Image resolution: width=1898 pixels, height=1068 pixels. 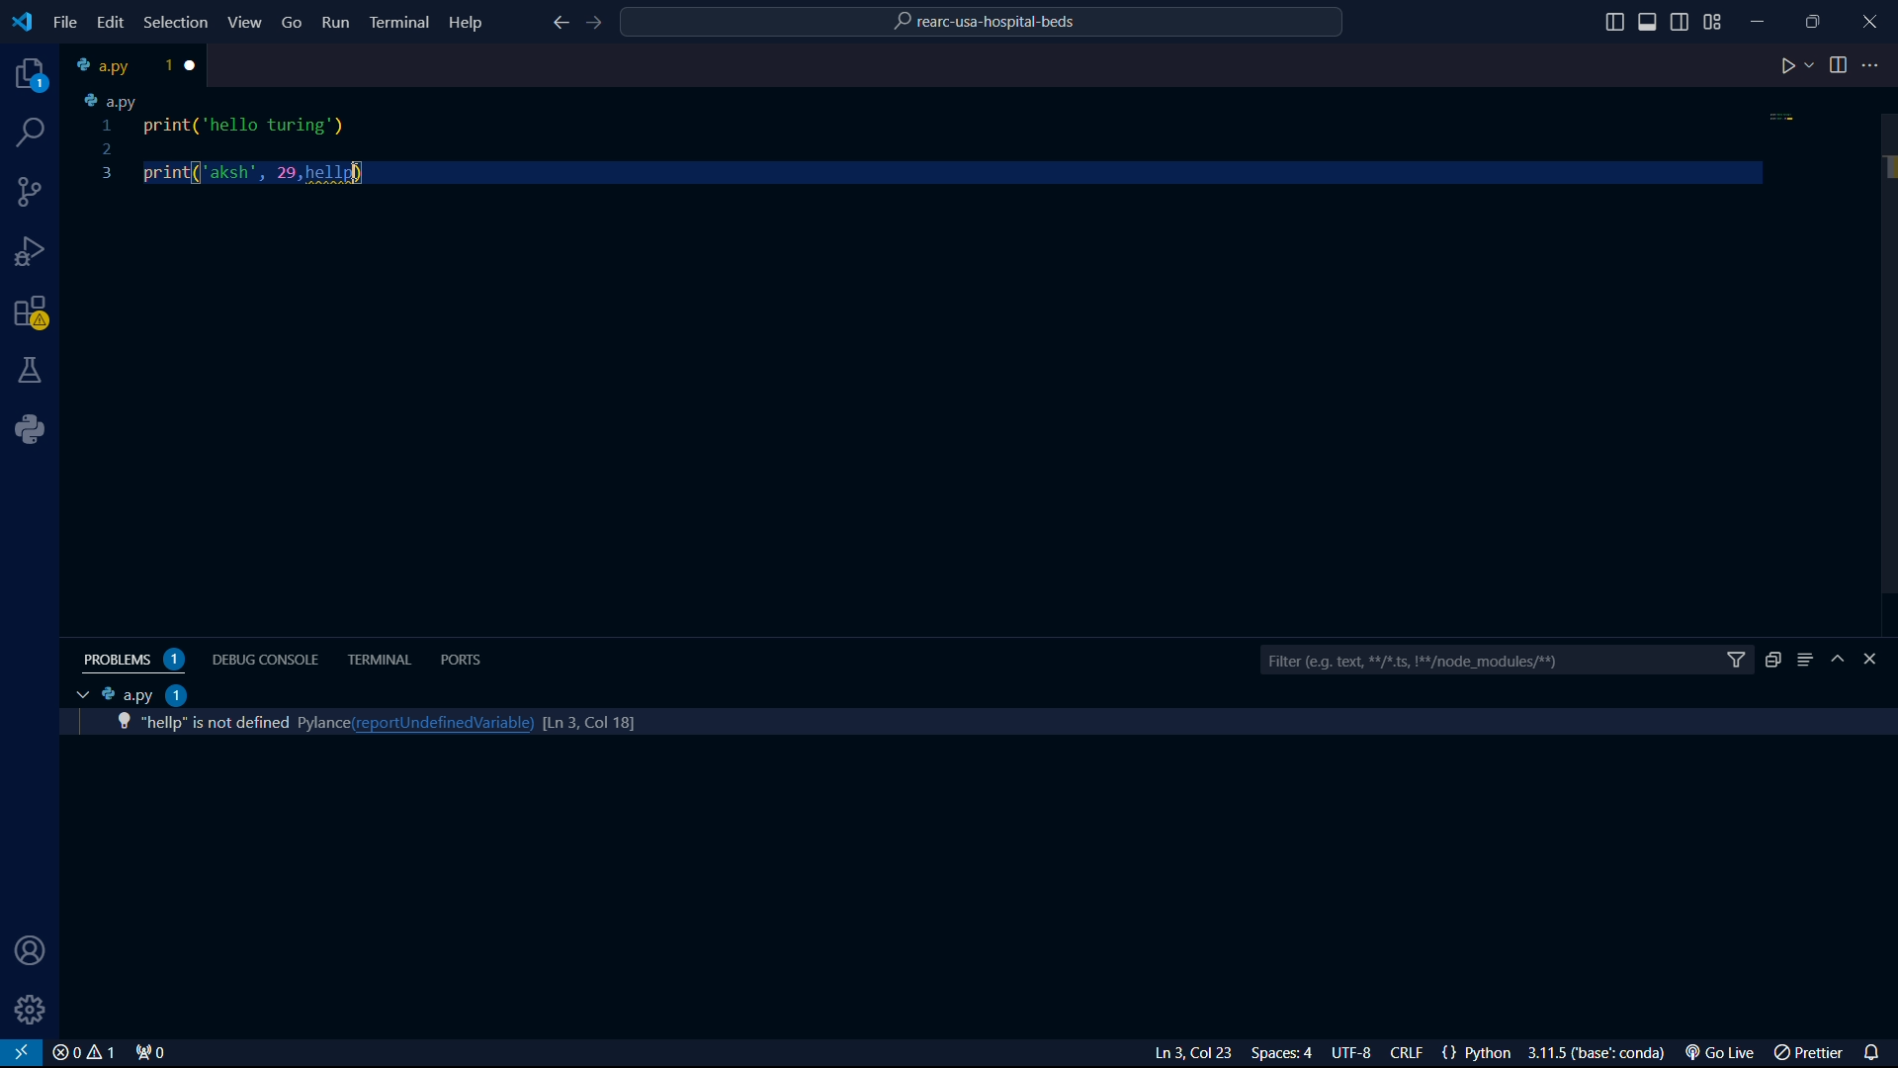 I want to click on Terminal, so click(x=399, y=21).